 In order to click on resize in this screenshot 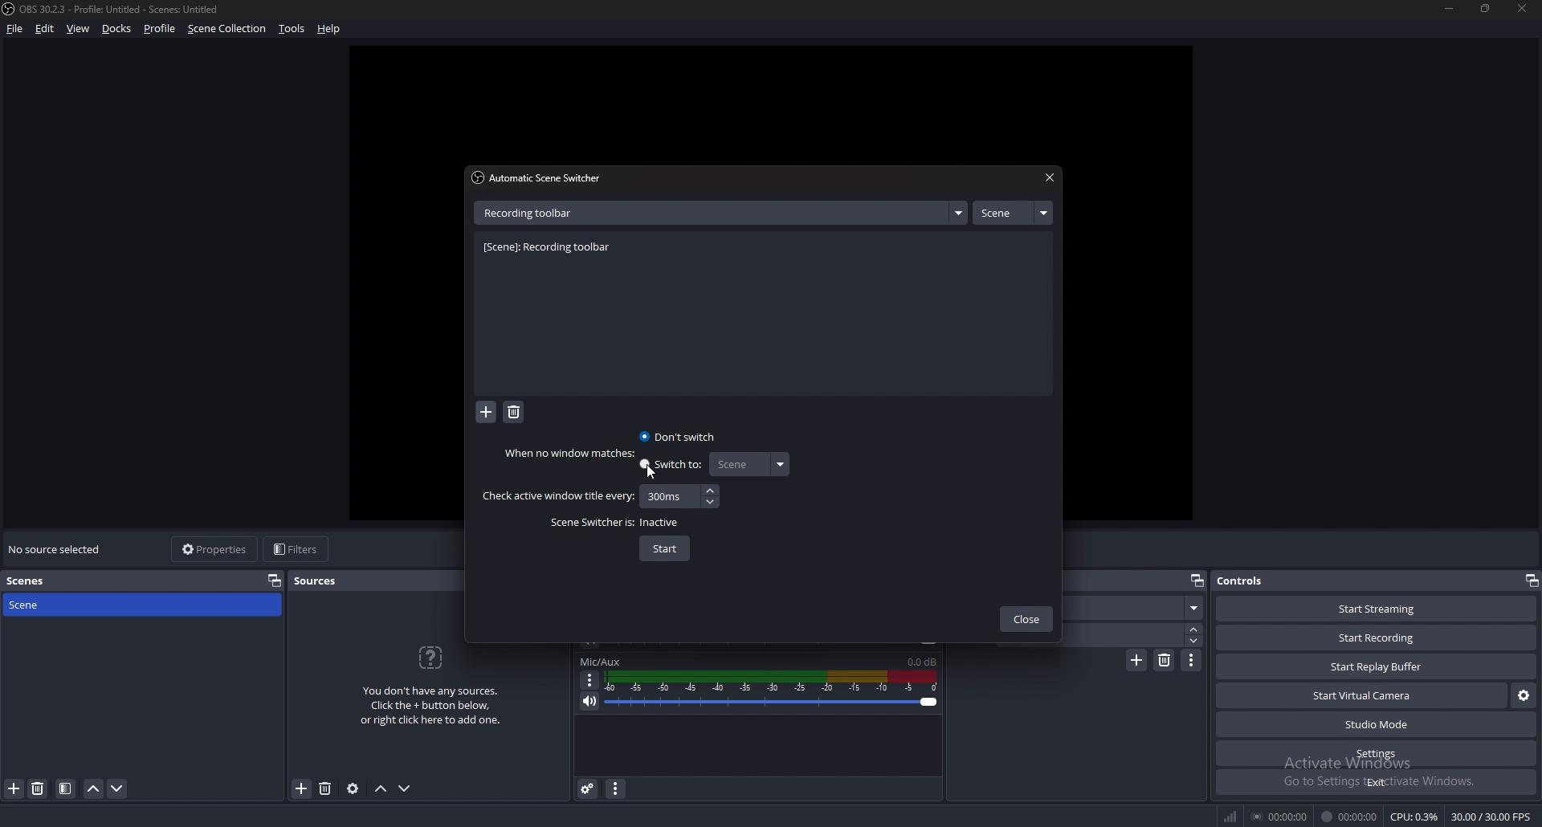, I will do `click(1487, 8)`.